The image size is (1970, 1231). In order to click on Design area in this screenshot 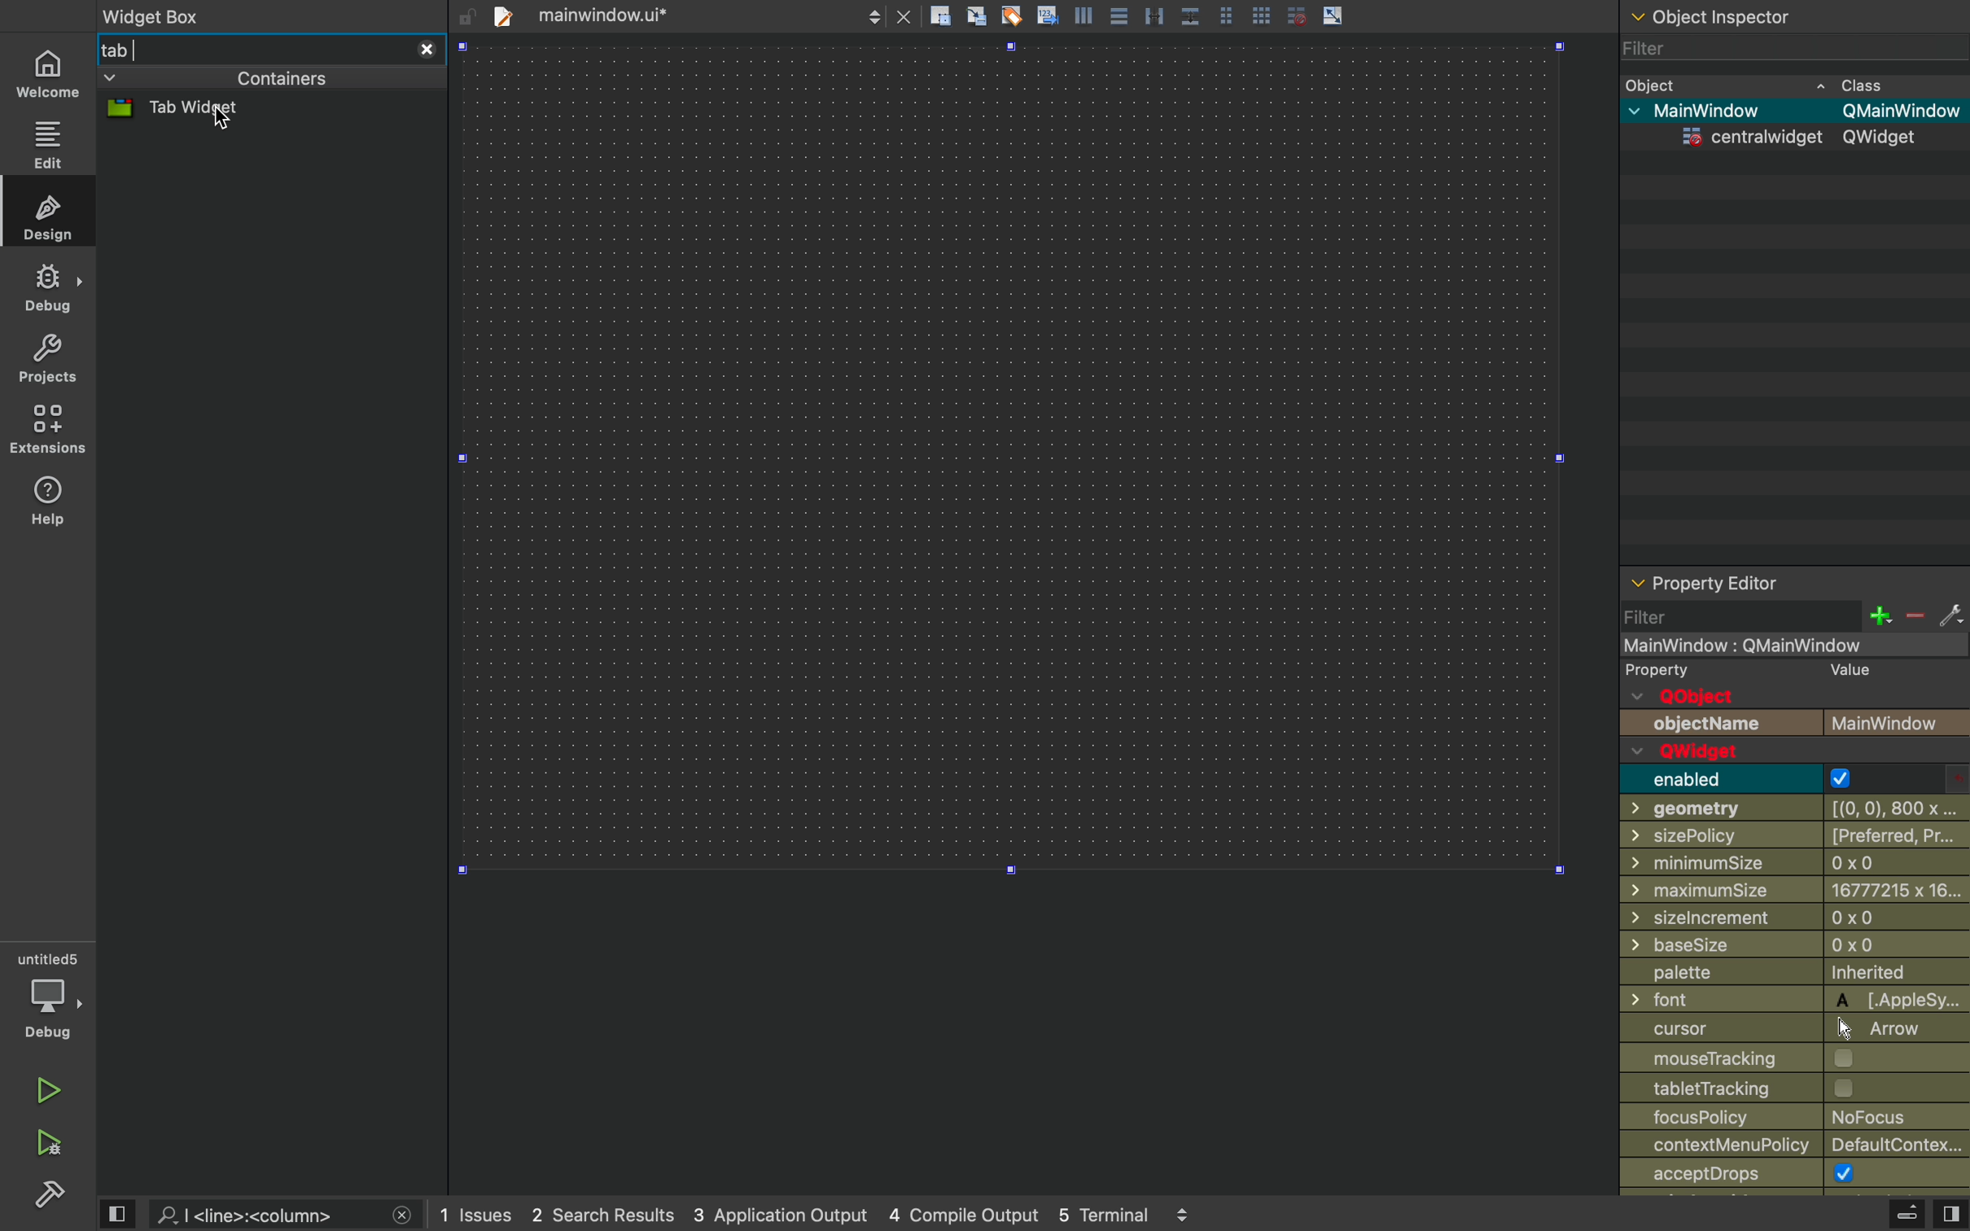, I will do `click(1014, 458)`.